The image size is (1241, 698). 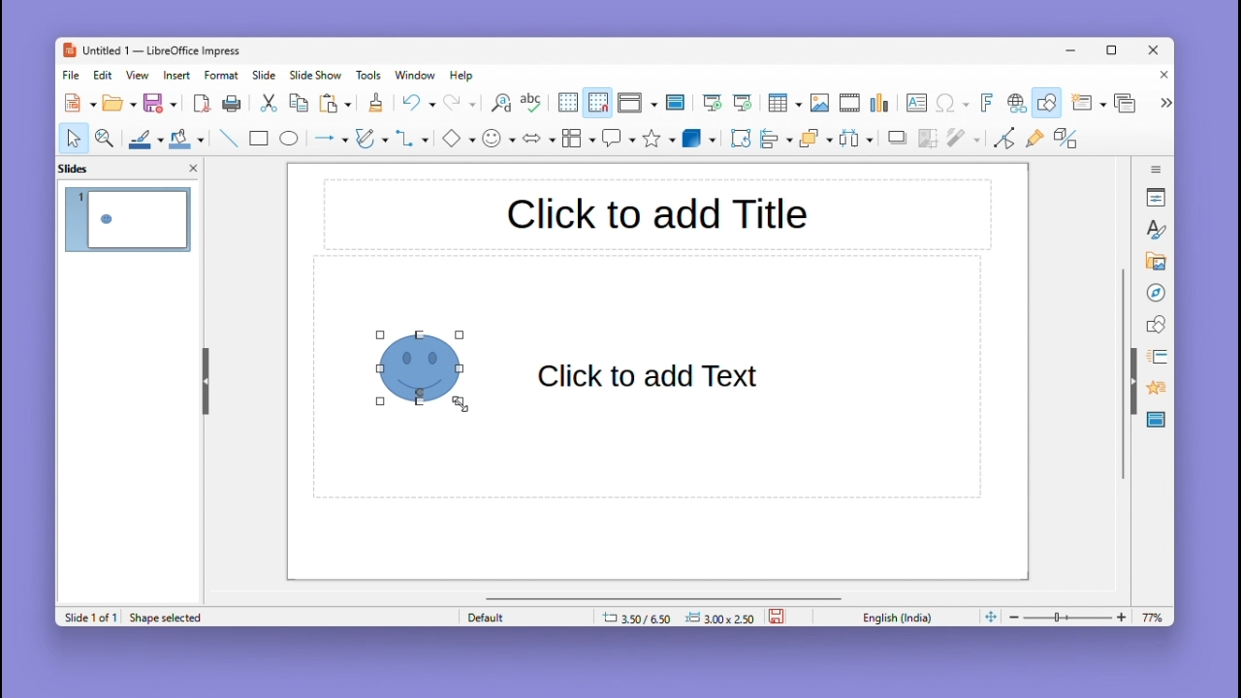 What do you see at coordinates (566, 104) in the screenshot?
I see `display grid` at bounding box center [566, 104].